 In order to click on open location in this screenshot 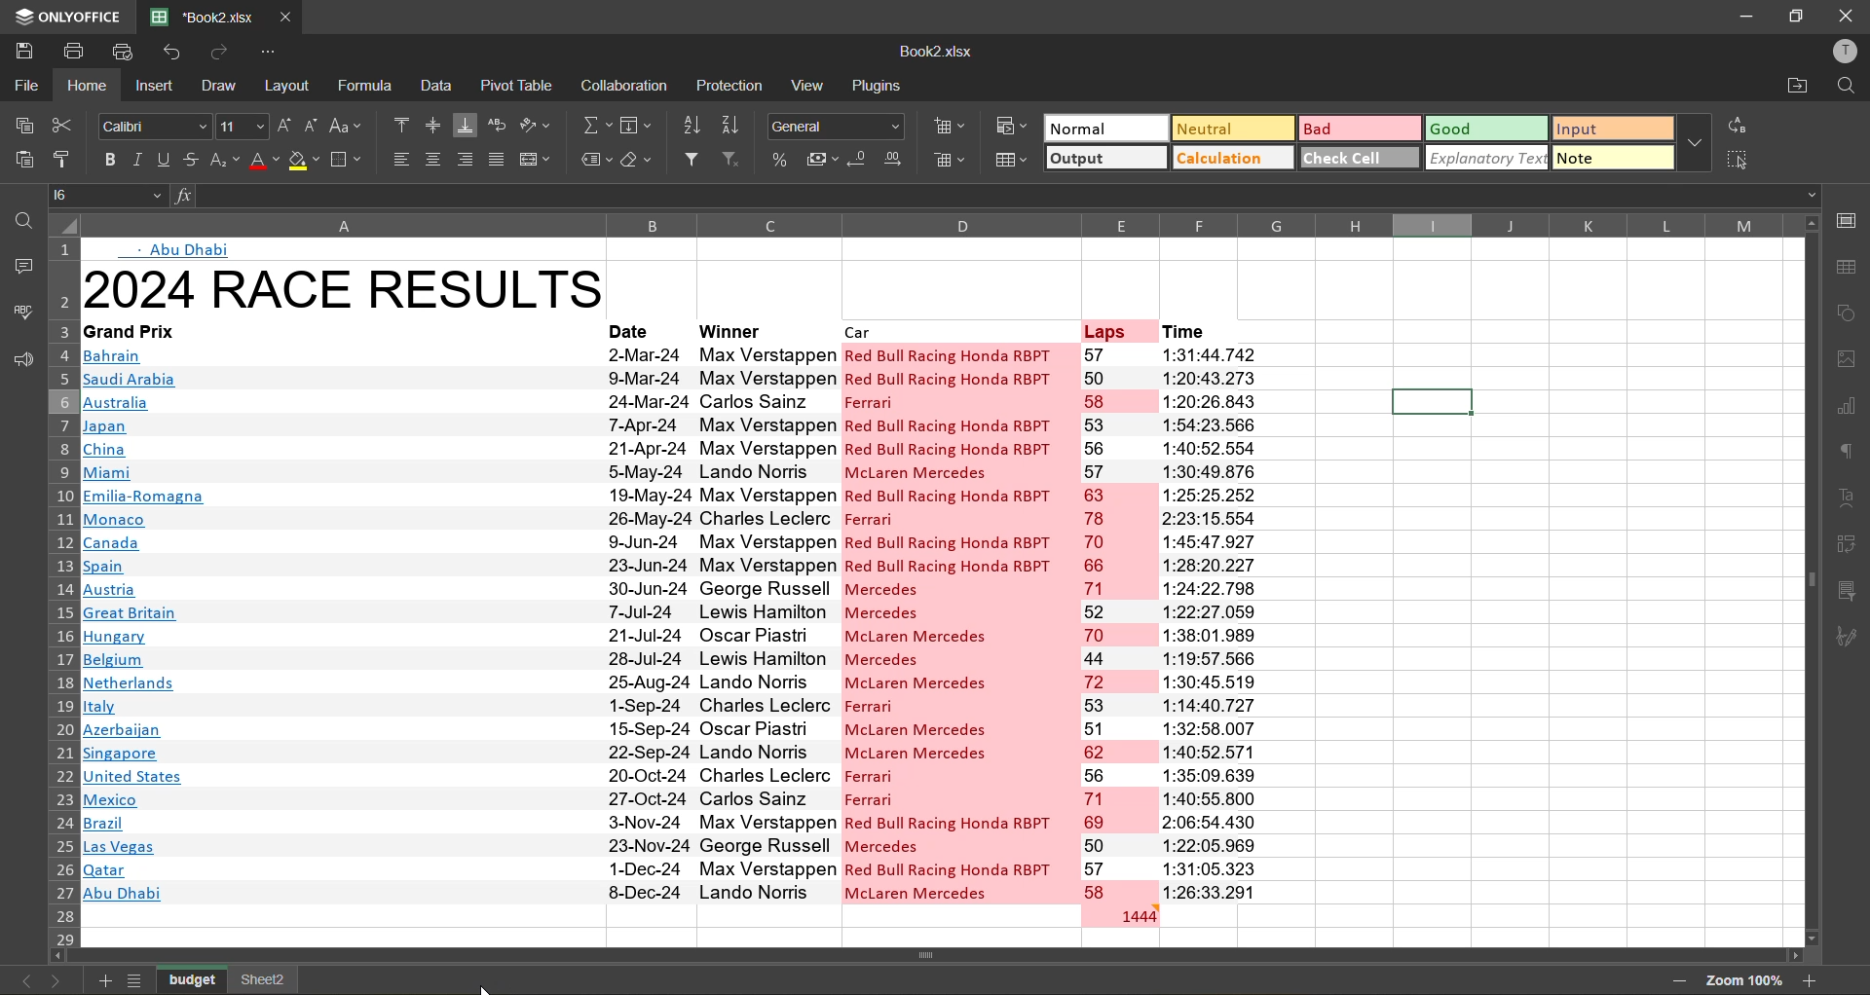, I will do `click(1788, 89)`.